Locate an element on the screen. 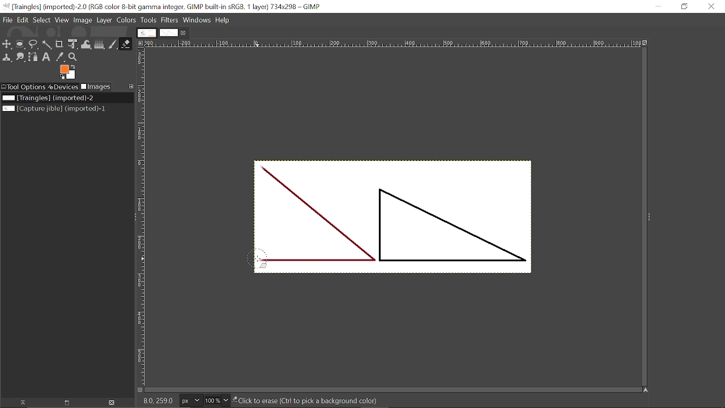 This screenshot has width=725, height=408. Quck toggle mask on/off is located at coordinates (139, 391).